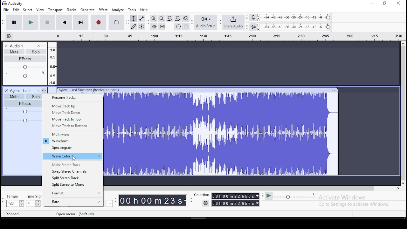  Describe the element at coordinates (72, 202) in the screenshot. I see `rate` at that location.